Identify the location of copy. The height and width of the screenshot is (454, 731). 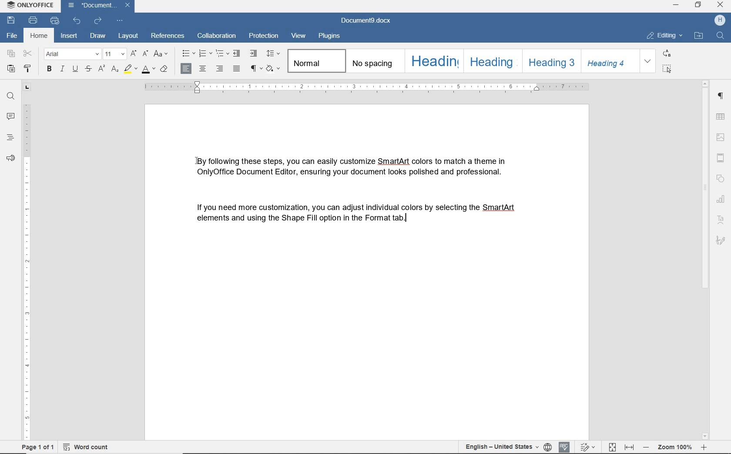
(12, 56).